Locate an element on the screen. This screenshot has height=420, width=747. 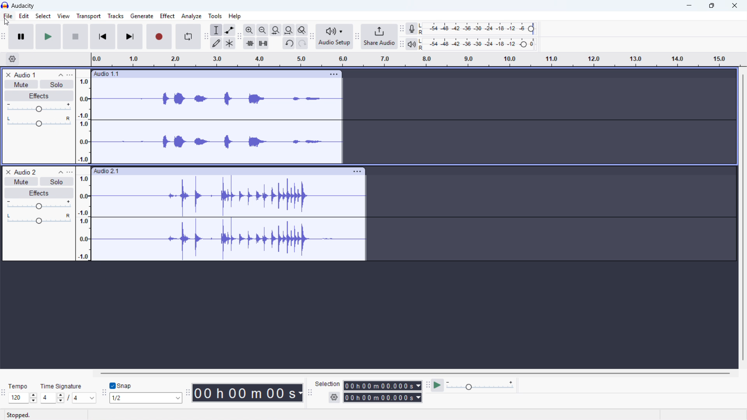
Fit selection to width is located at coordinates (275, 30).